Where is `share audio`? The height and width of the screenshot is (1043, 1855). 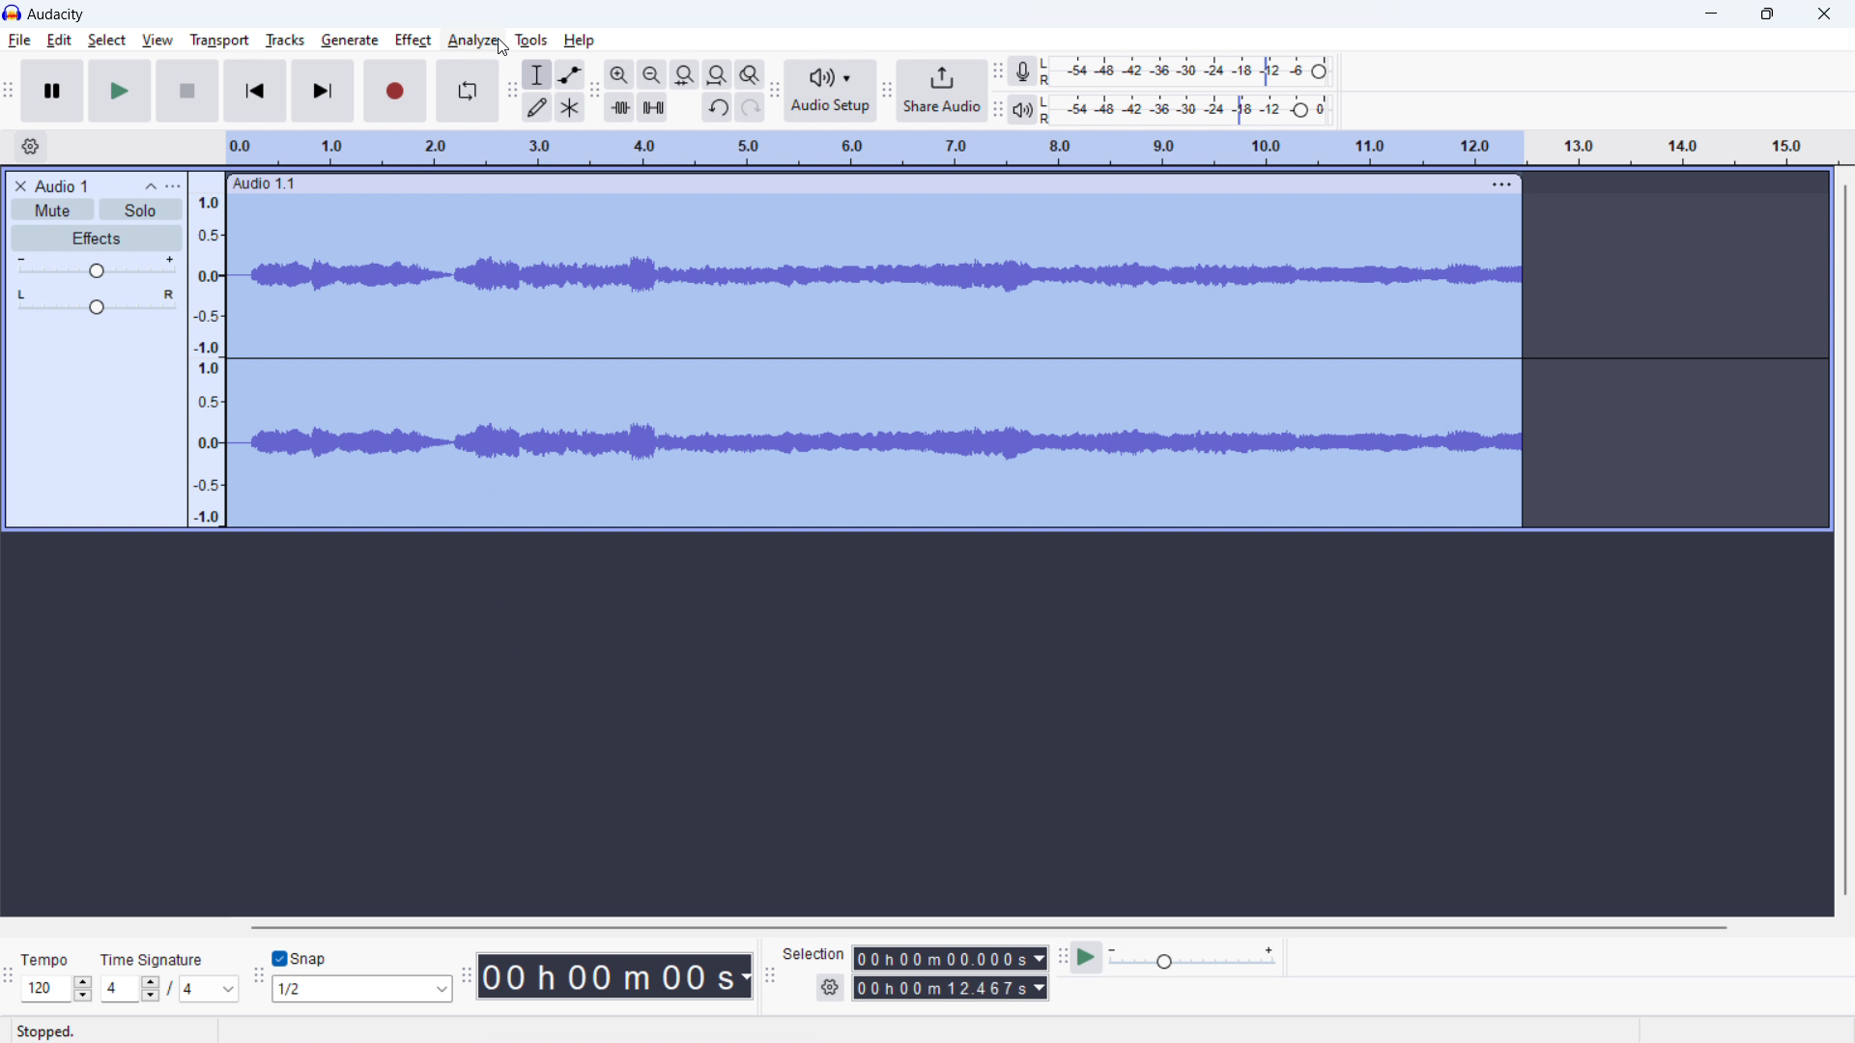
share audio is located at coordinates (941, 91).